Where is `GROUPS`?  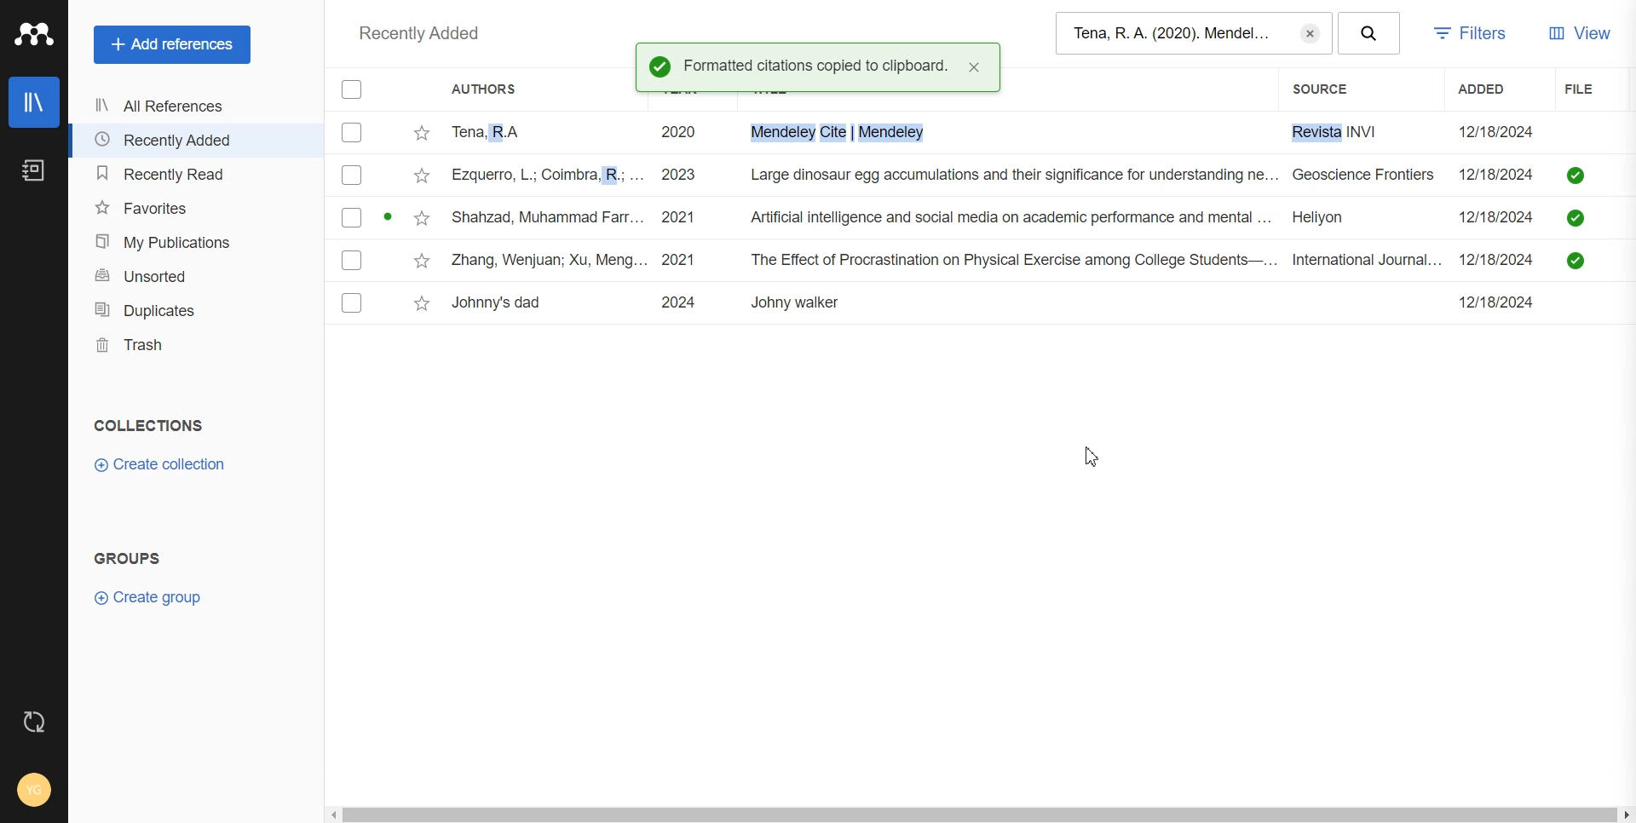
GROUPS is located at coordinates (128, 557).